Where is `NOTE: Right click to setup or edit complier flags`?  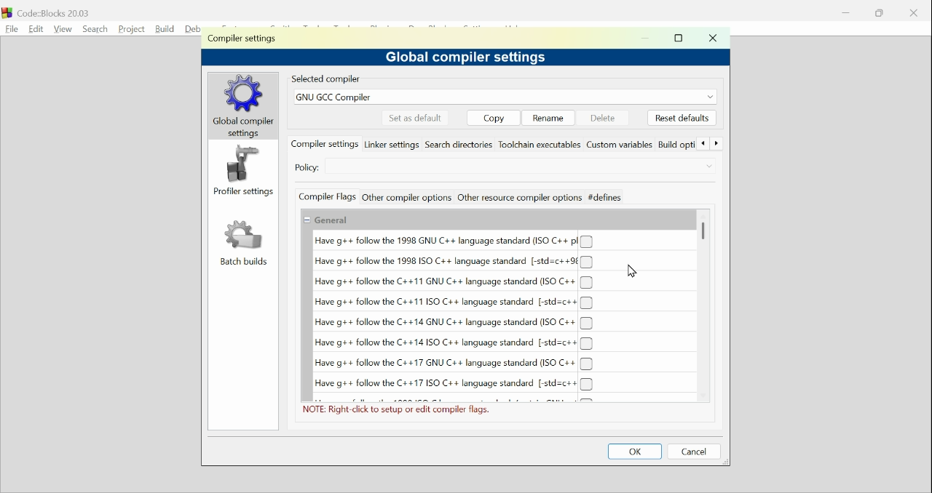
NOTE: Right click to setup or edit complier flags is located at coordinates (401, 410).